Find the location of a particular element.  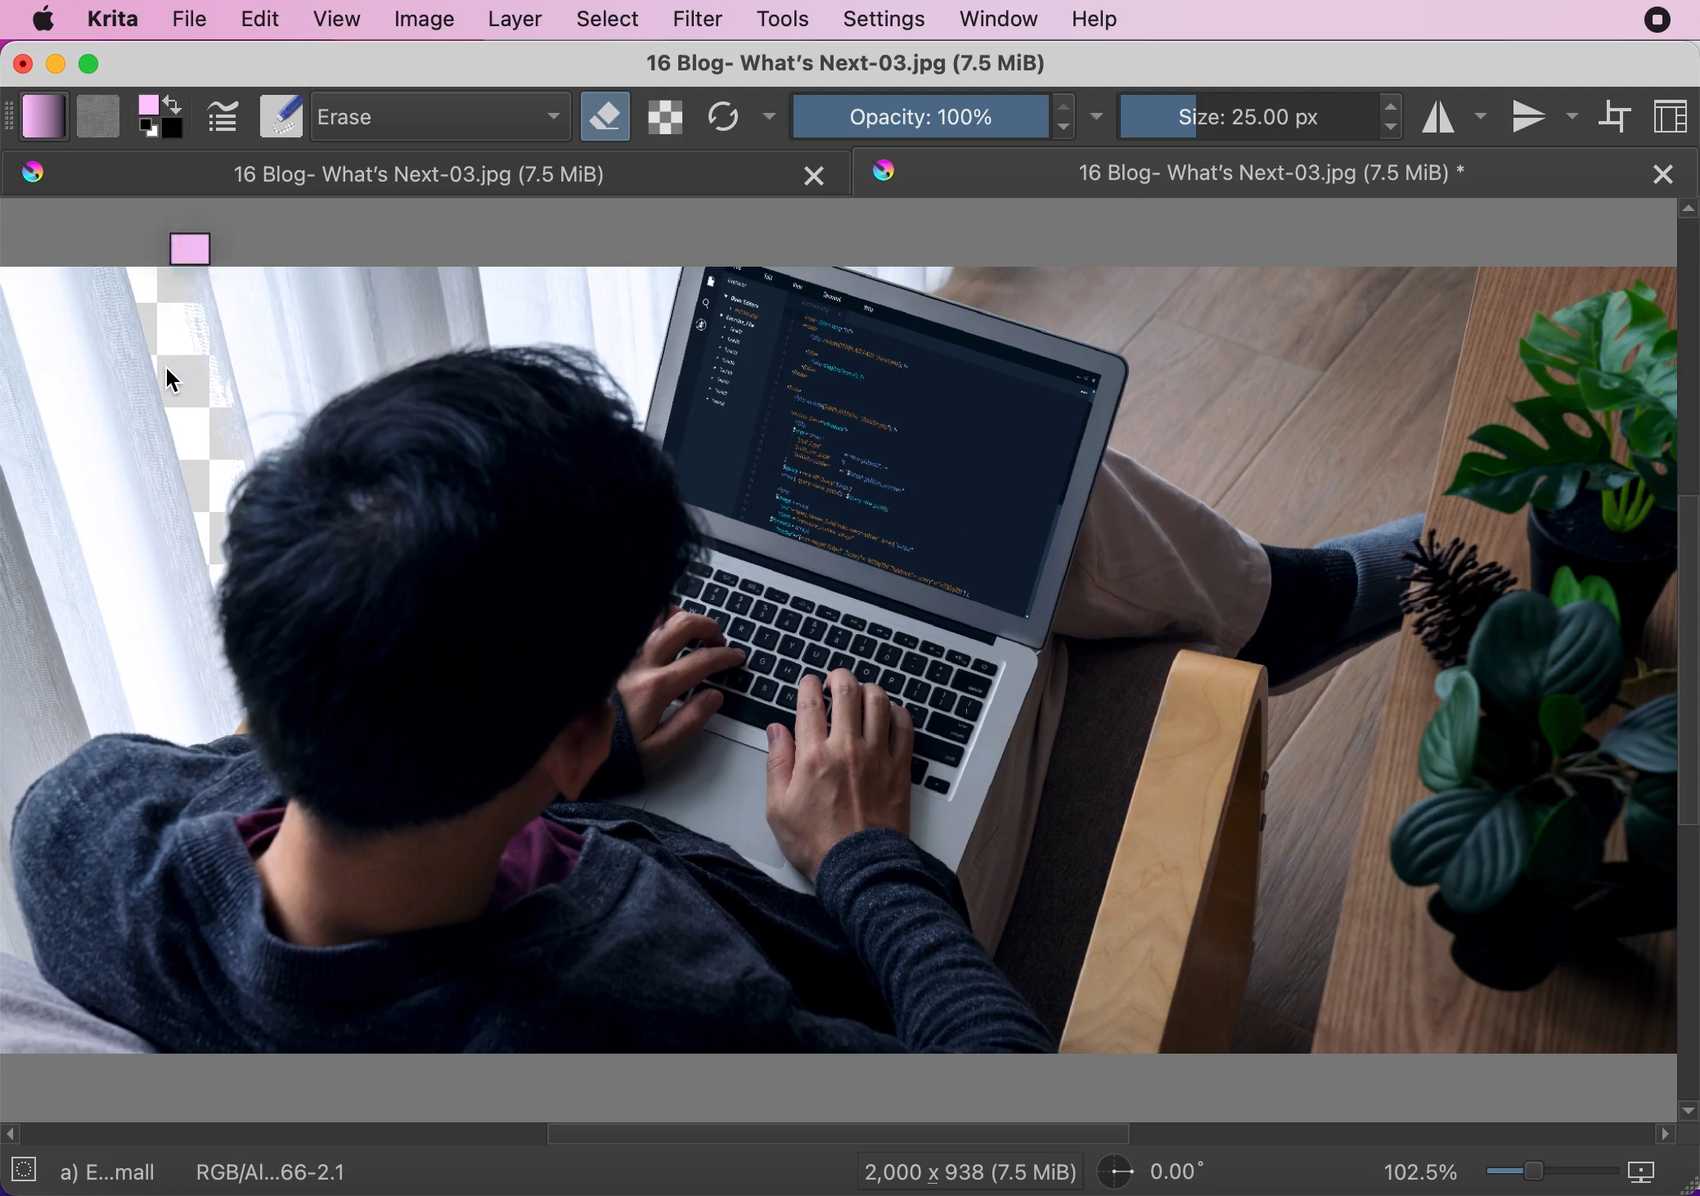

preserve alpha is located at coordinates (663, 116).